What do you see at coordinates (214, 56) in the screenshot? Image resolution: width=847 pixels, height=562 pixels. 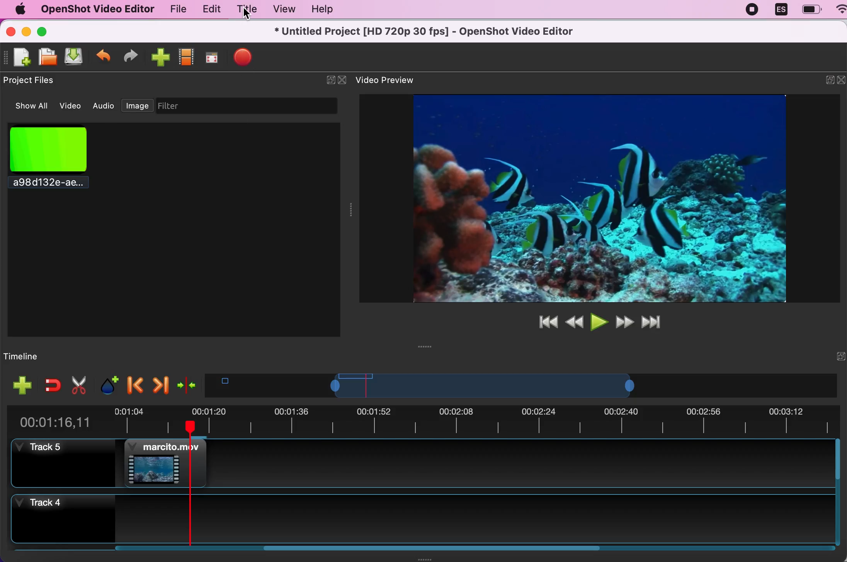 I see `full screen` at bounding box center [214, 56].